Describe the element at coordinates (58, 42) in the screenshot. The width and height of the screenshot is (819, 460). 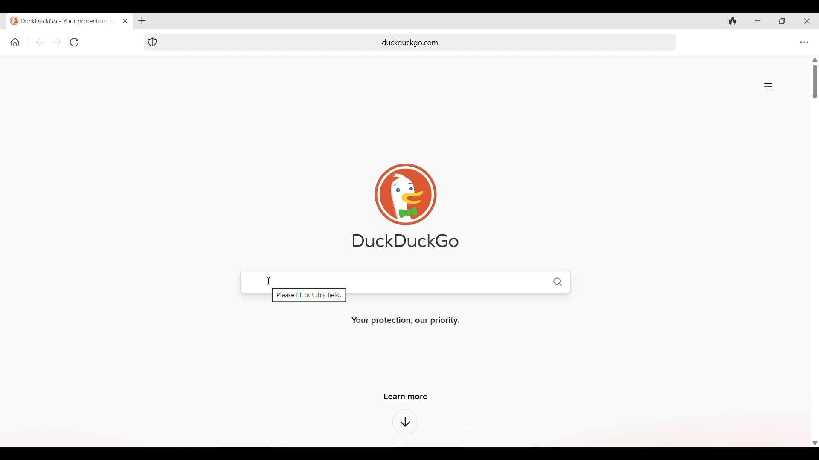
I see `Go forward` at that location.